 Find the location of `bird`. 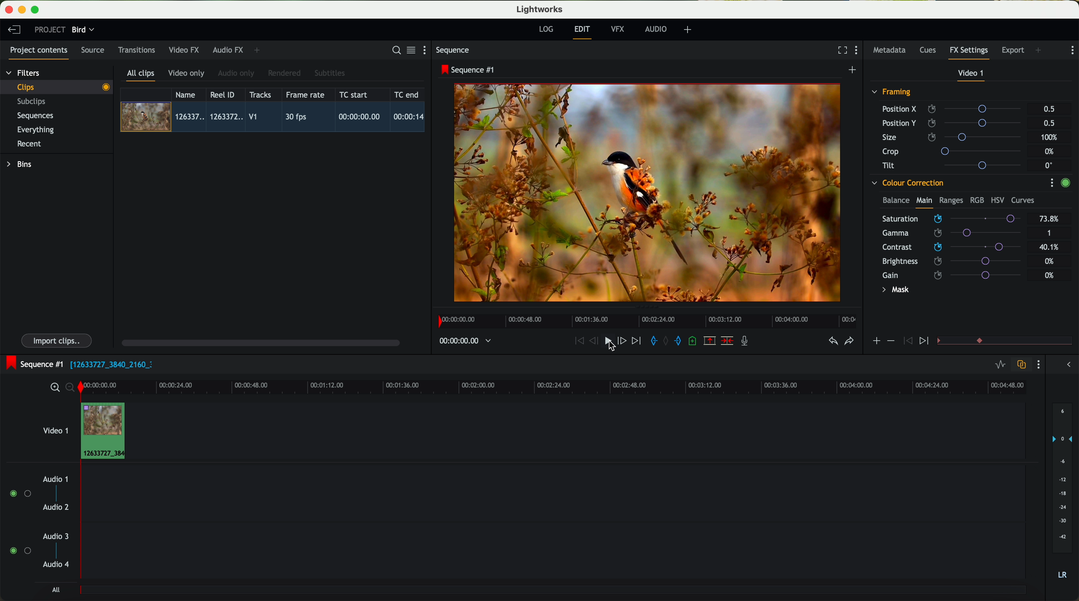

bird is located at coordinates (83, 30).